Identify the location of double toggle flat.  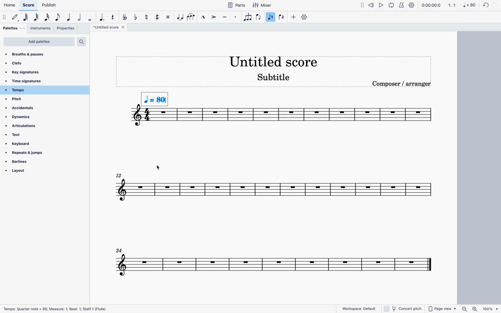
(125, 17).